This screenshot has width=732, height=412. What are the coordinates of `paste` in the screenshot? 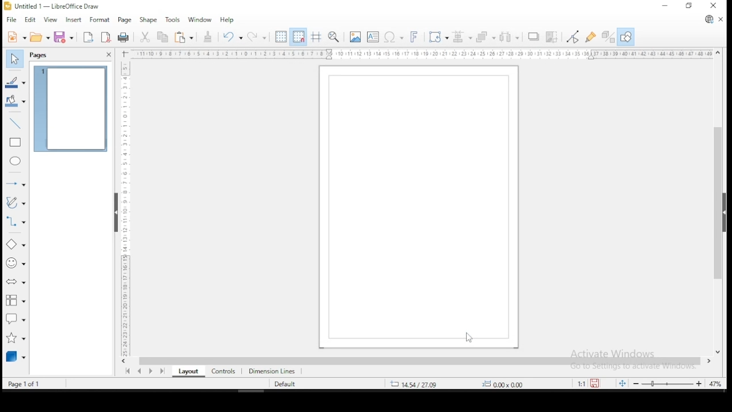 It's located at (184, 38).